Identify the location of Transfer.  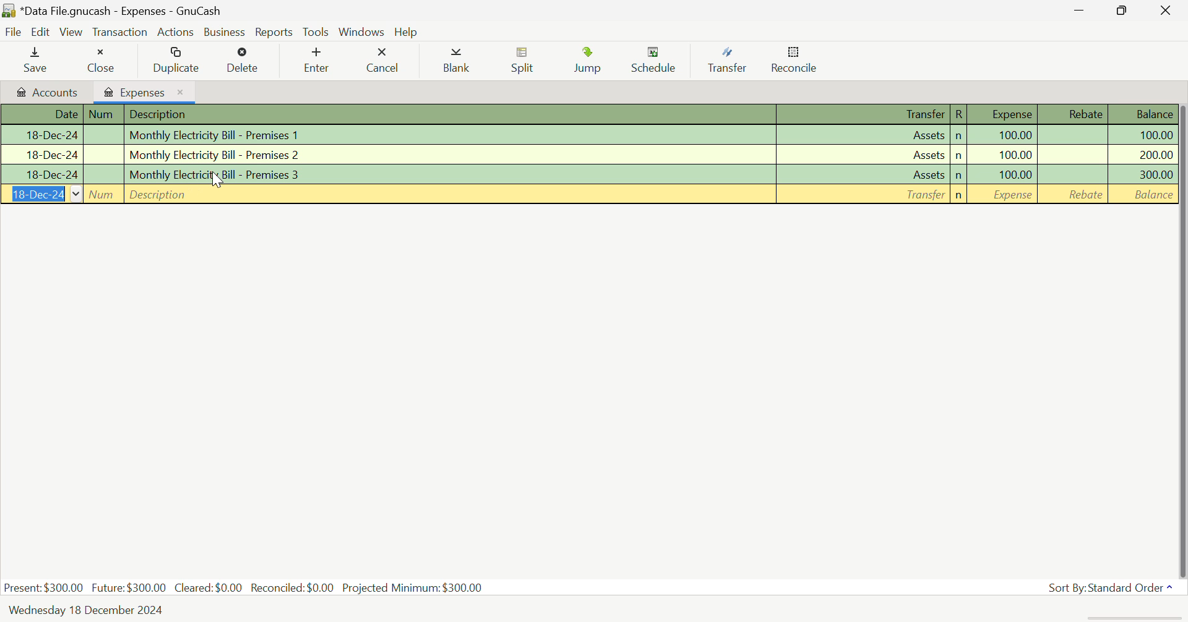
(726, 61).